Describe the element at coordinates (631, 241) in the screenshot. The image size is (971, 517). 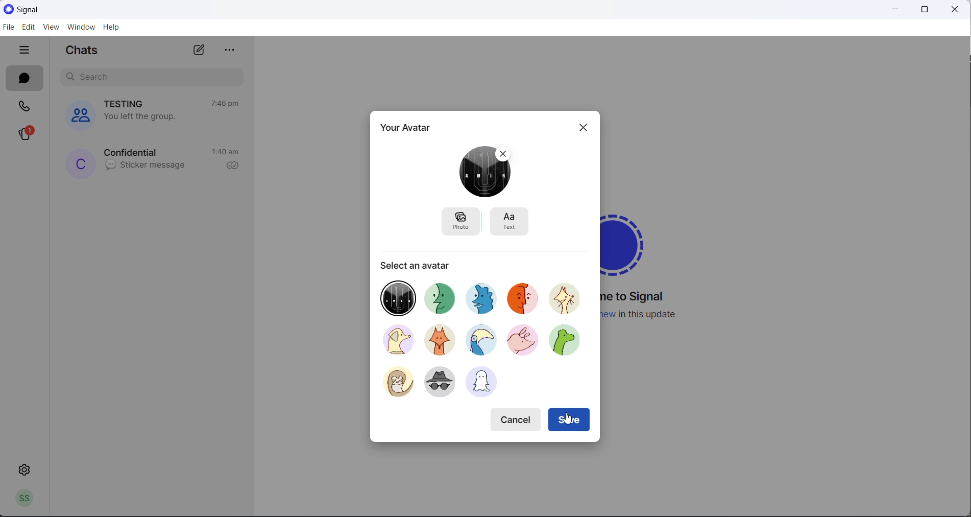
I see `signal logo` at that location.